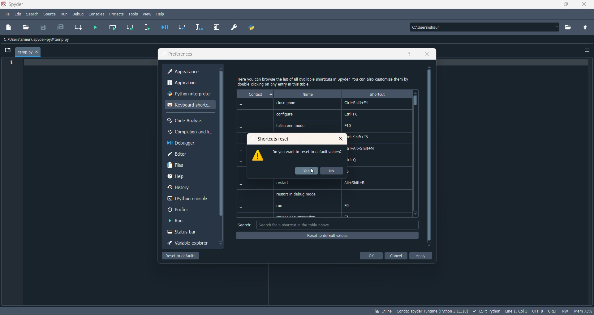  Describe the element at coordinates (116, 14) in the screenshot. I see `projects` at that location.